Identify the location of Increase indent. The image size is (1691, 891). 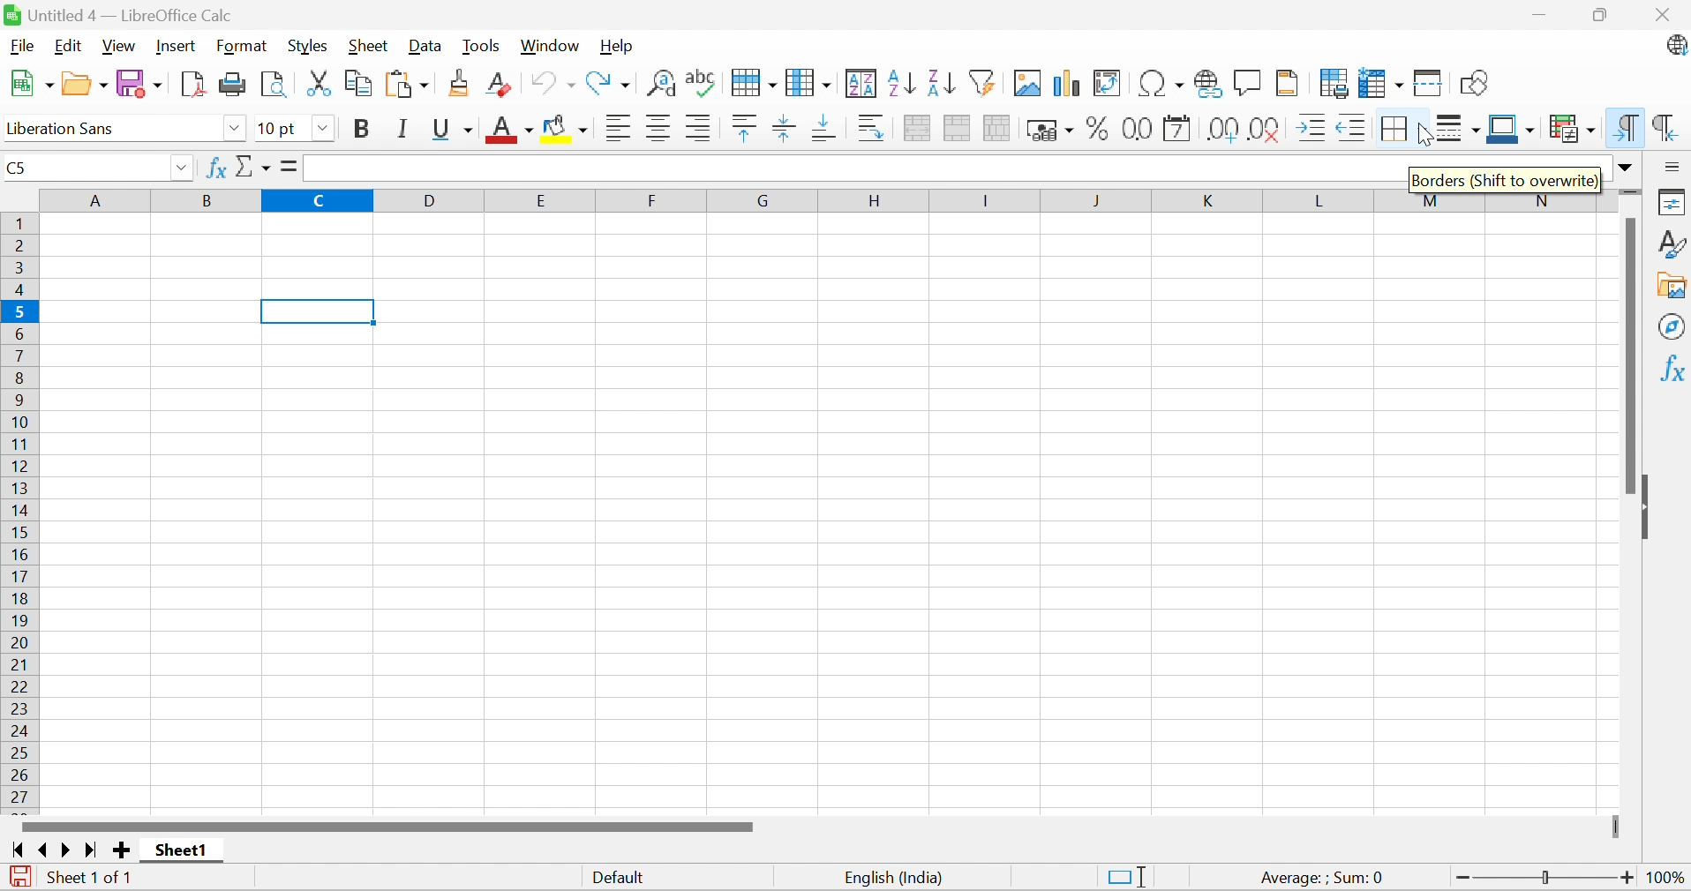
(1312, 127).